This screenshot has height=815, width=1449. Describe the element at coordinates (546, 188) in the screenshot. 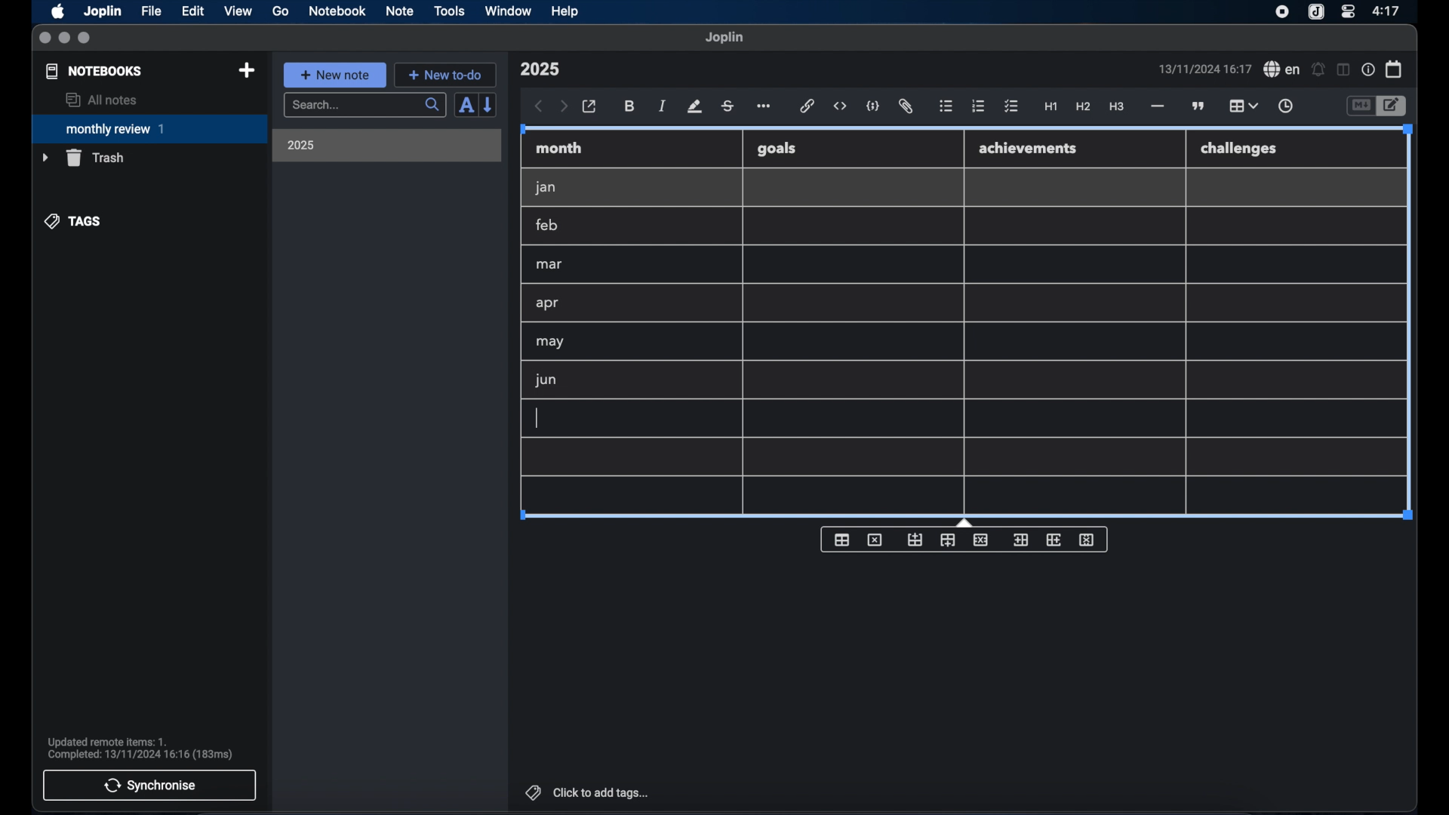

I see `jan` at that location.